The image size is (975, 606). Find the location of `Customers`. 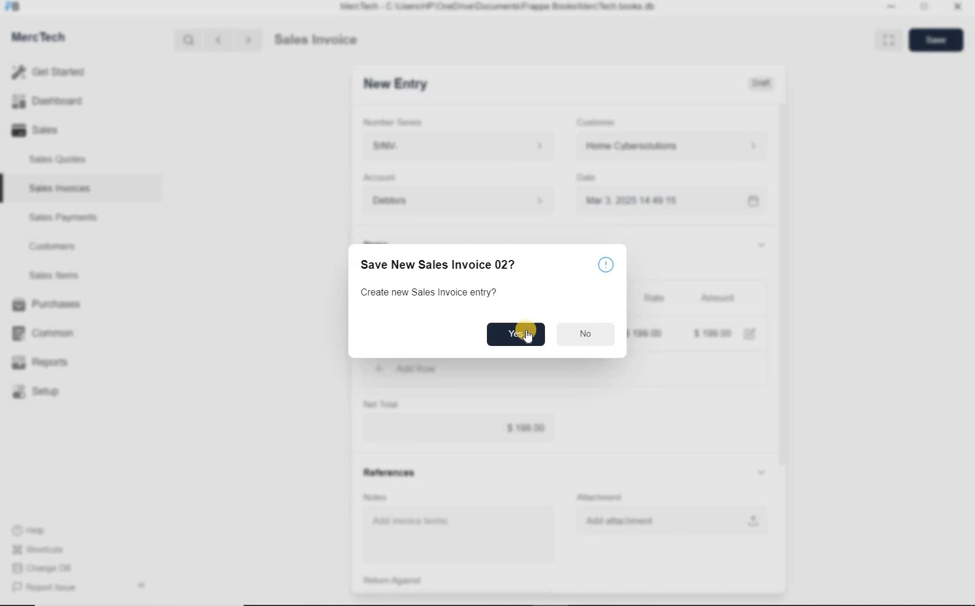

Customers is located at coordinates (63, 247).